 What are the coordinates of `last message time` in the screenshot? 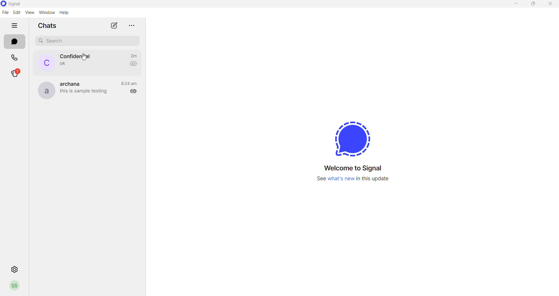 It's located at (129, 83).